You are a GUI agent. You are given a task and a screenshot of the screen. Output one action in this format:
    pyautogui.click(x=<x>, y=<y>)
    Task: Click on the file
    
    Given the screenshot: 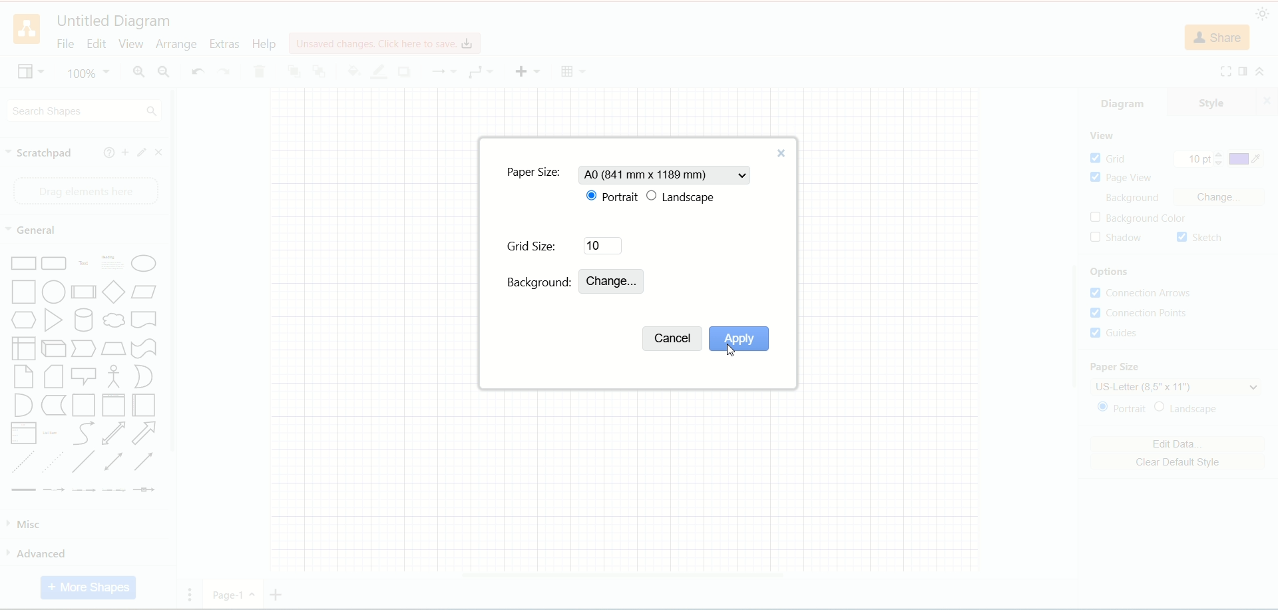 What is the action you would take?
    pyautogui.click(x=65, y=44)
    